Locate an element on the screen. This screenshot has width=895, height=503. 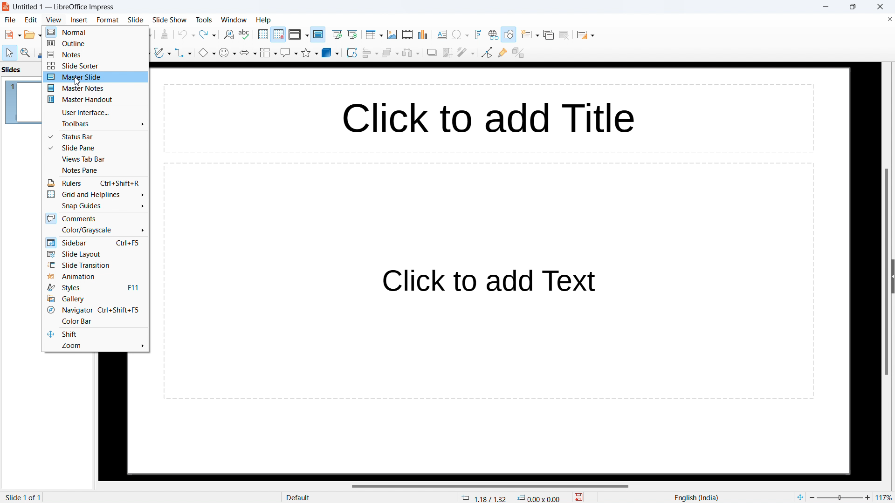
zoom and pan is located at coordinates (26, 52).